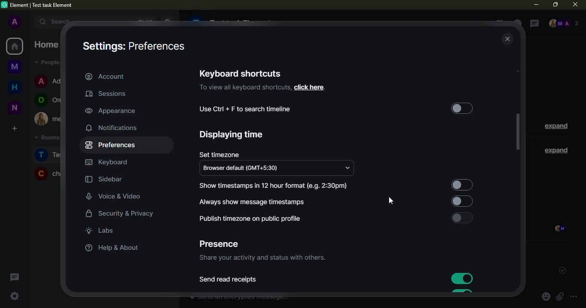  What do you see at coordinates (244, 169) in the screenshot?
I see `browser default` at bounding box center [244, 169].